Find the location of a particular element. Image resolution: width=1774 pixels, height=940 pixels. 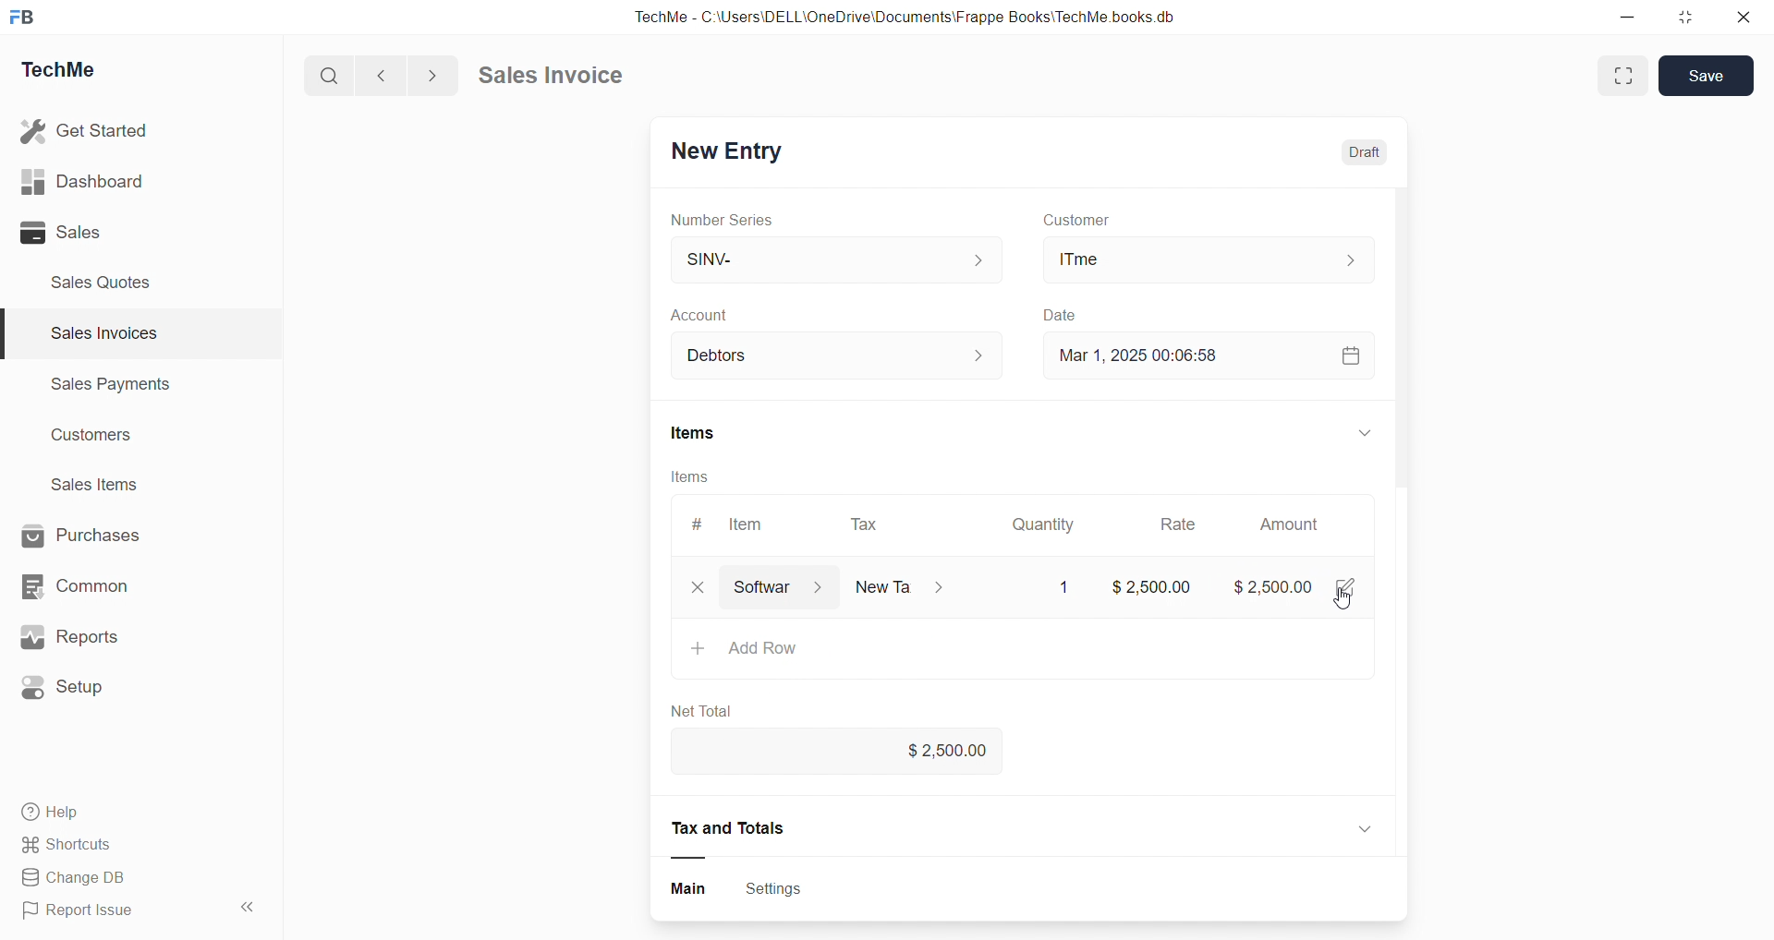

 is located at coordinates (689, 890).